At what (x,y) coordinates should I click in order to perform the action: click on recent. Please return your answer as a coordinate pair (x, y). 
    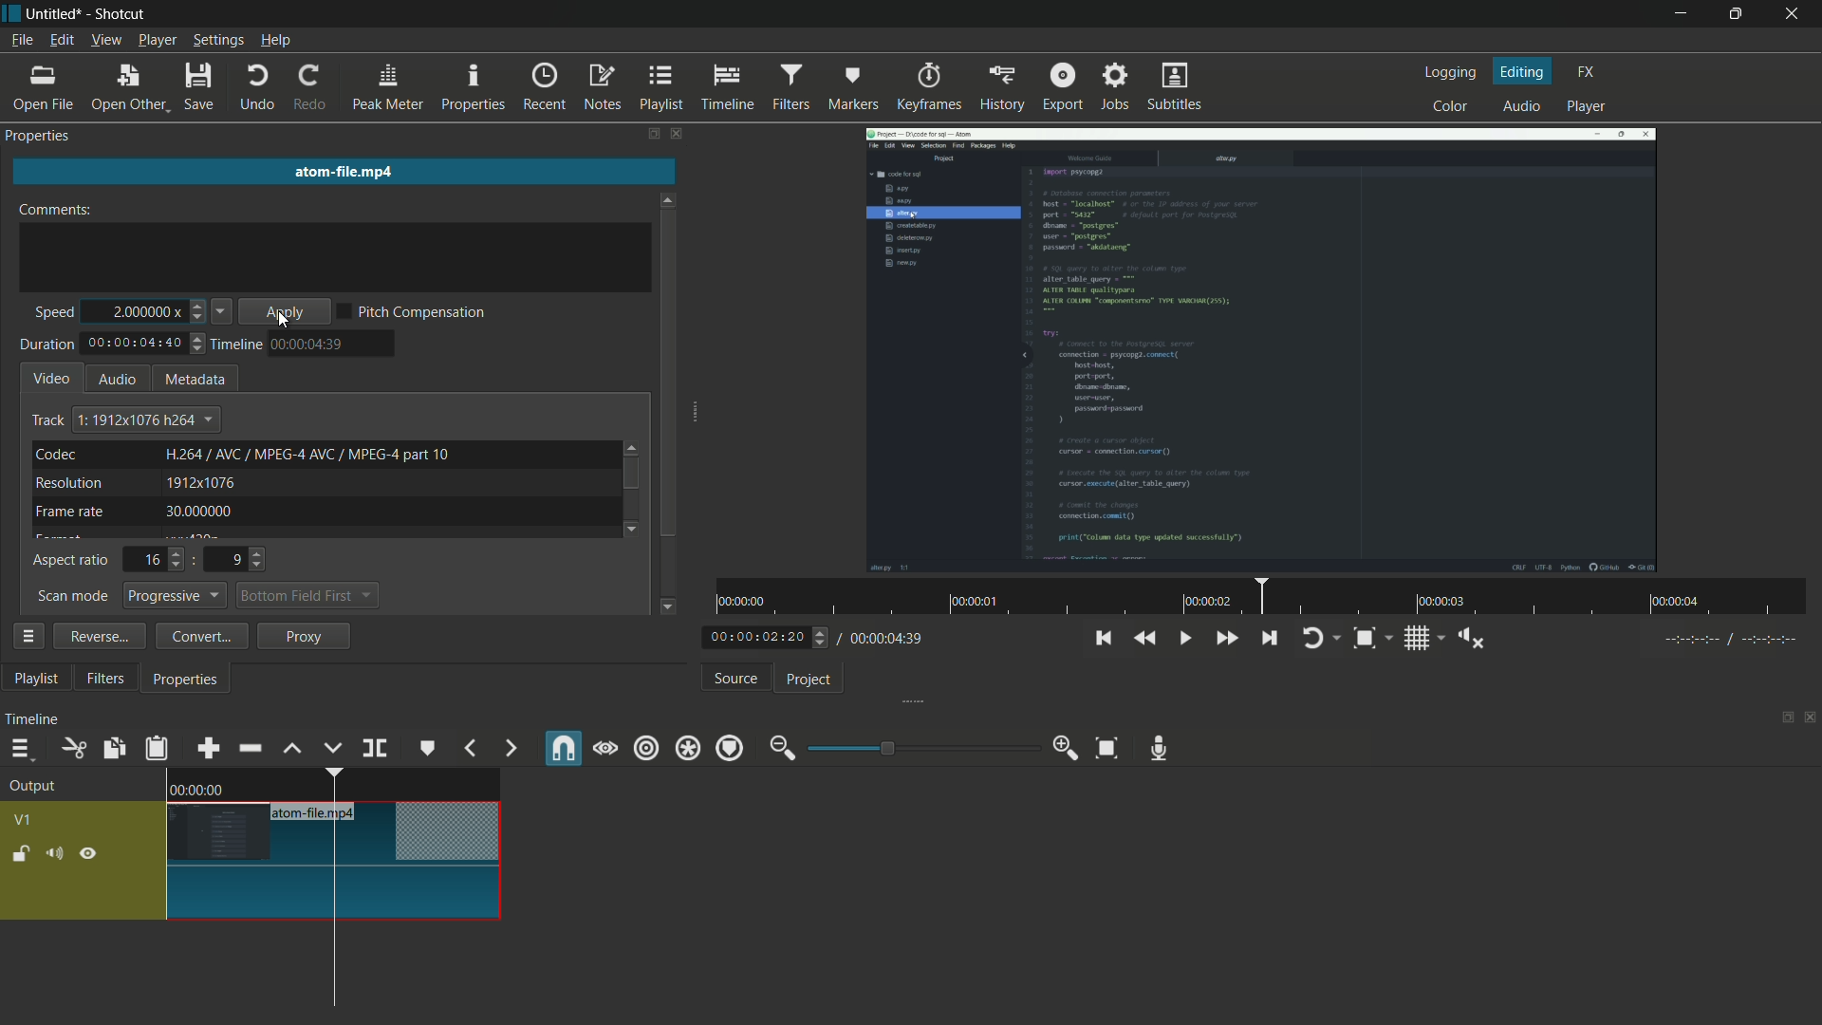
    Looking at the image, I should click on (542, 88).